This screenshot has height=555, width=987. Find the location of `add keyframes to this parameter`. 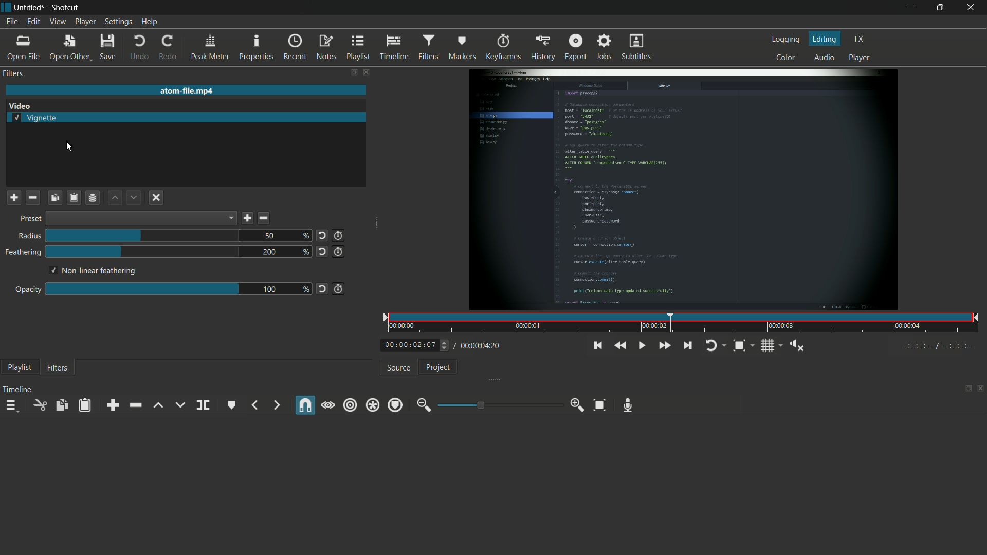

add keyframes to this parameter is located at coordinates (338, 252).